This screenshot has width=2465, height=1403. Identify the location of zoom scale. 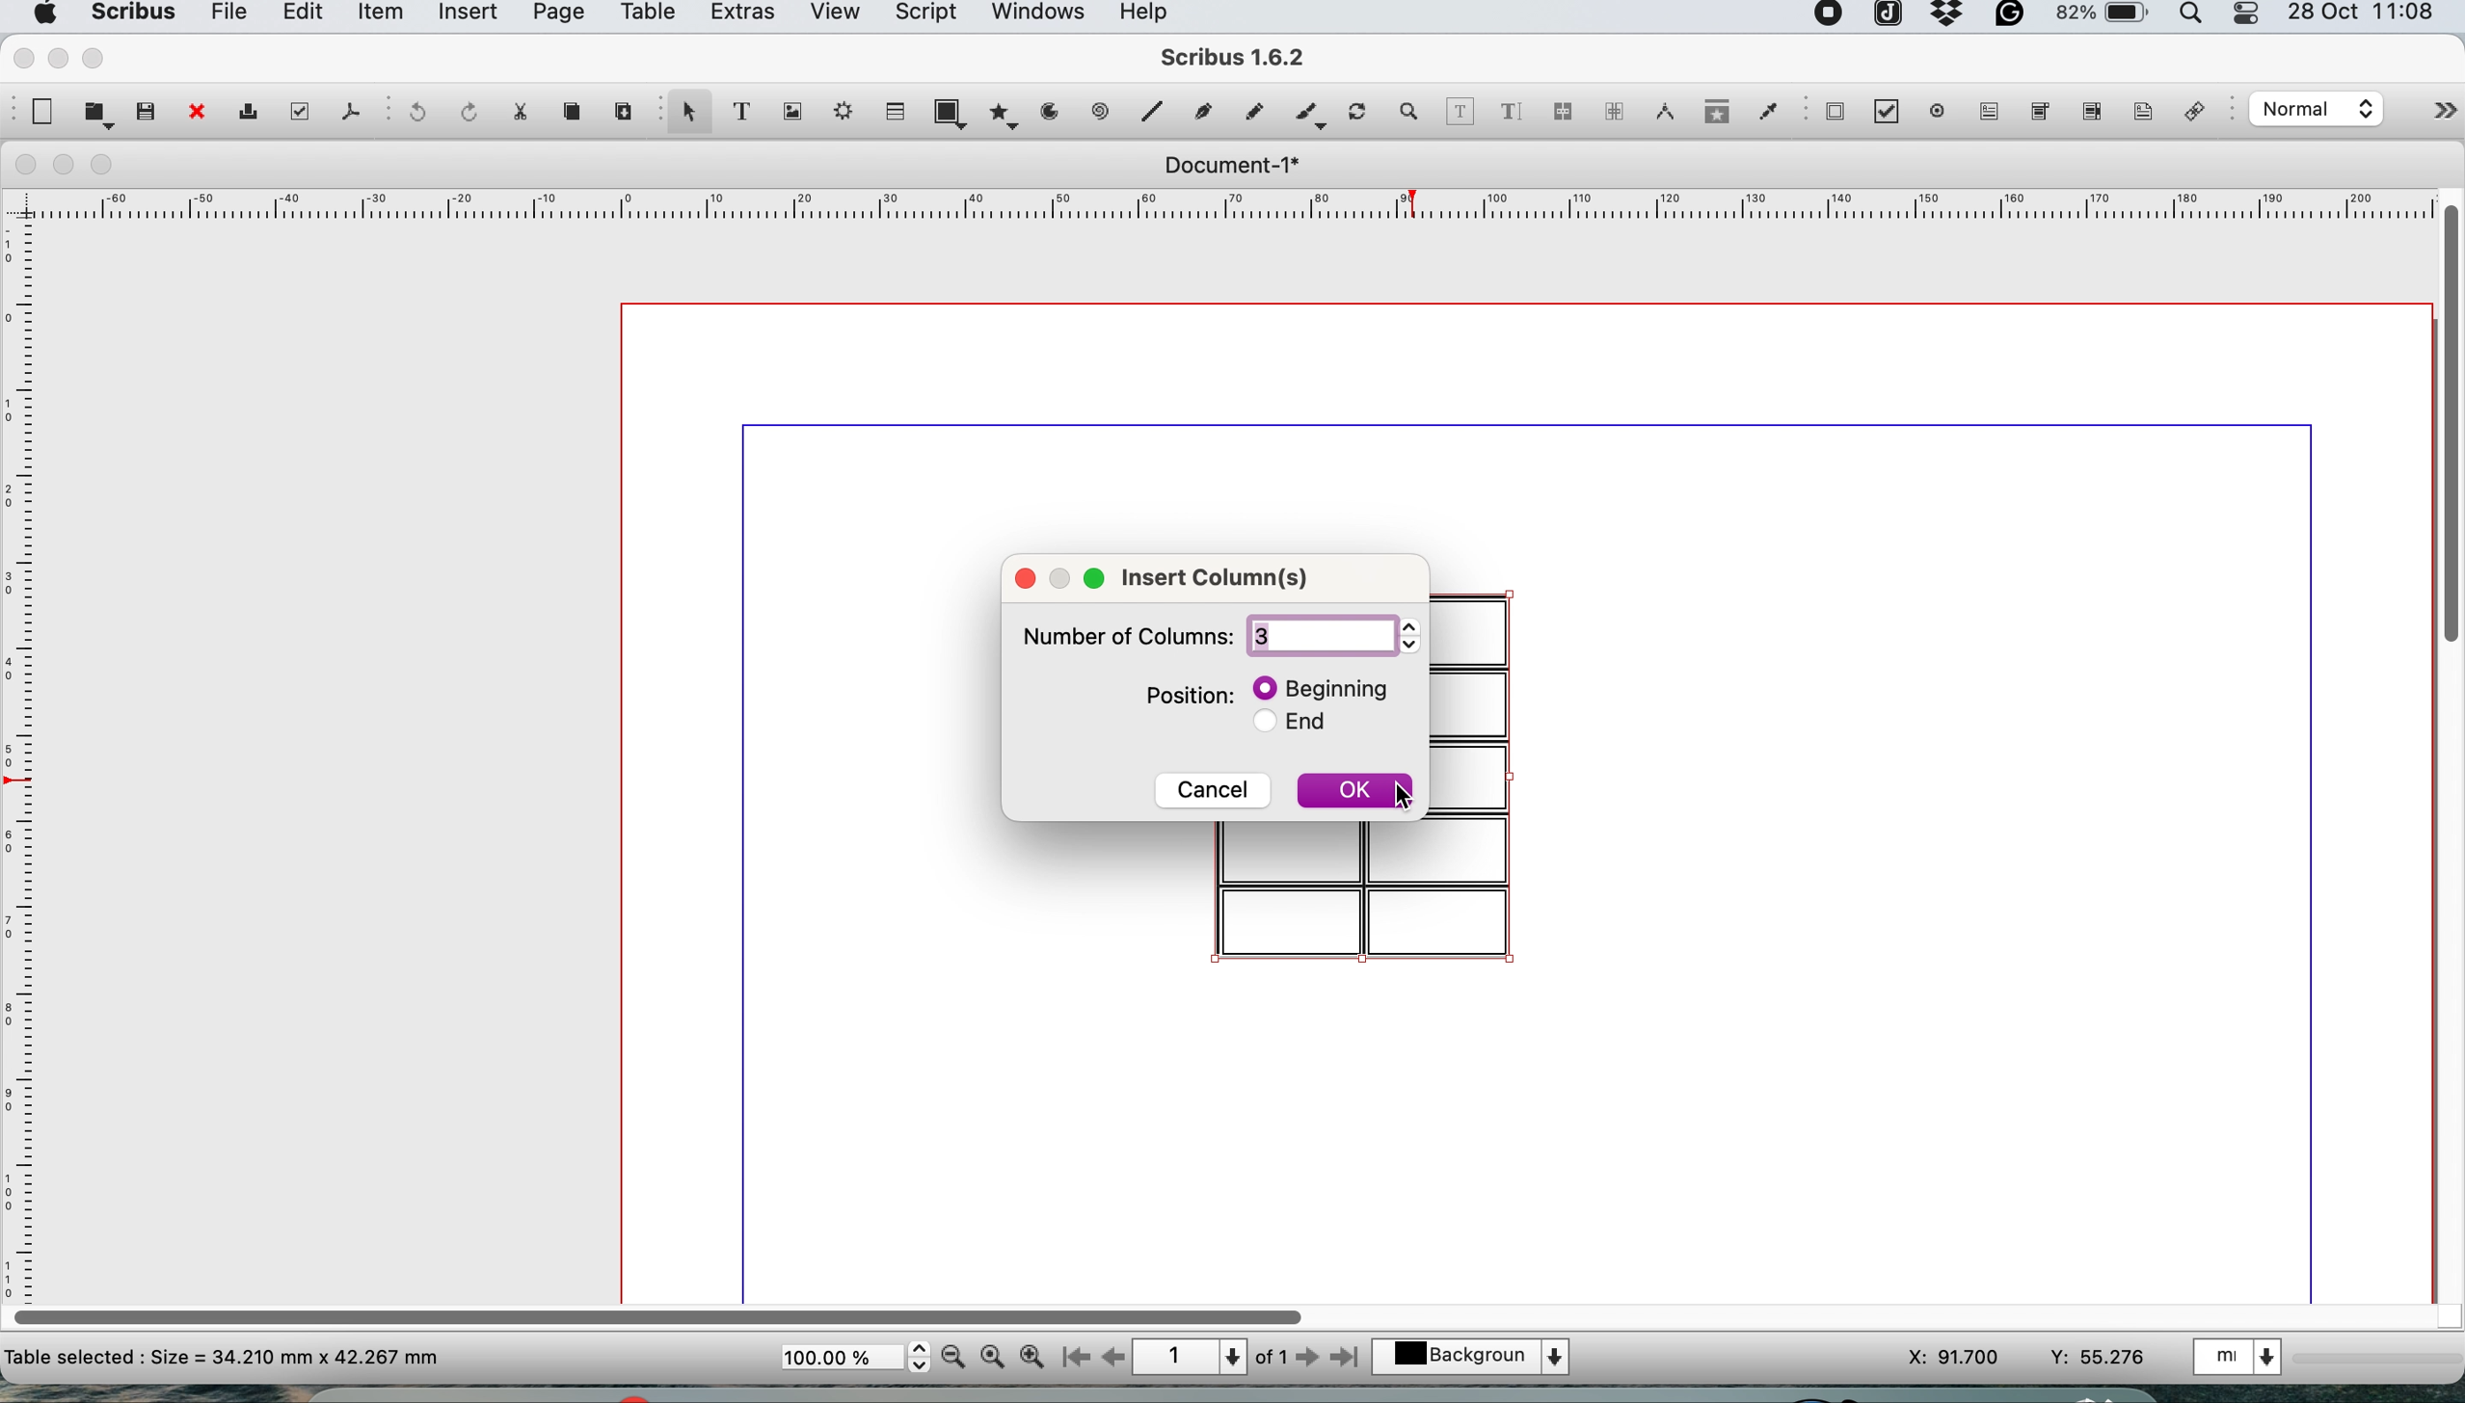
(854, 1358).